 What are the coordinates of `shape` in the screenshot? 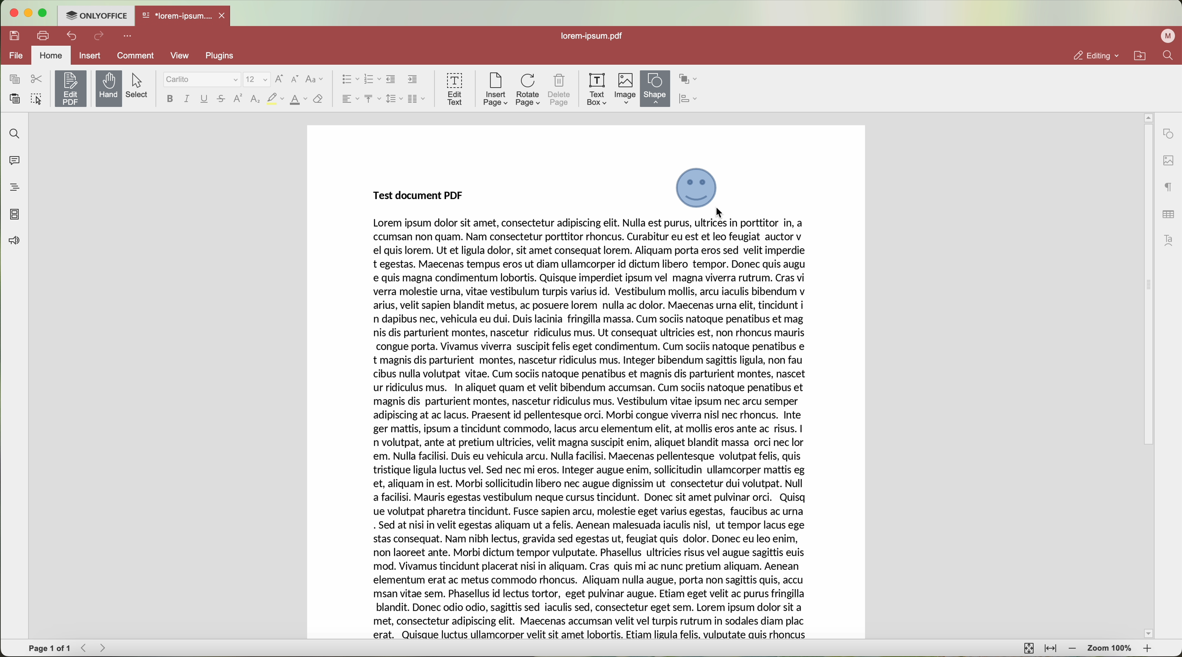 It's located at (655, 88).